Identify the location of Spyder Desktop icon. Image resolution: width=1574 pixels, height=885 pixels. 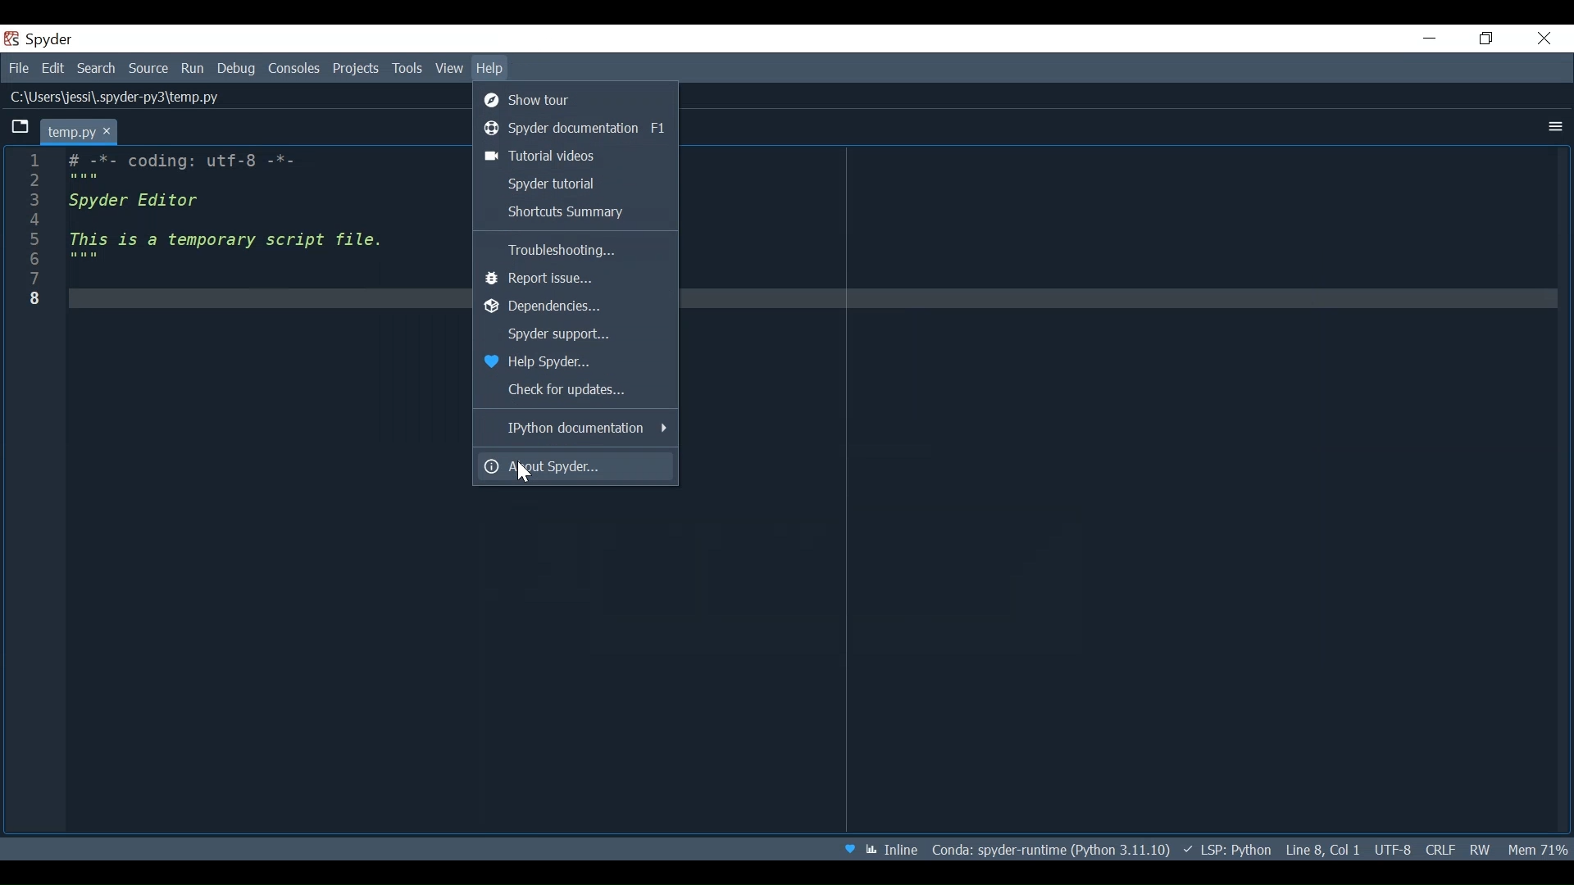
(39, 39).